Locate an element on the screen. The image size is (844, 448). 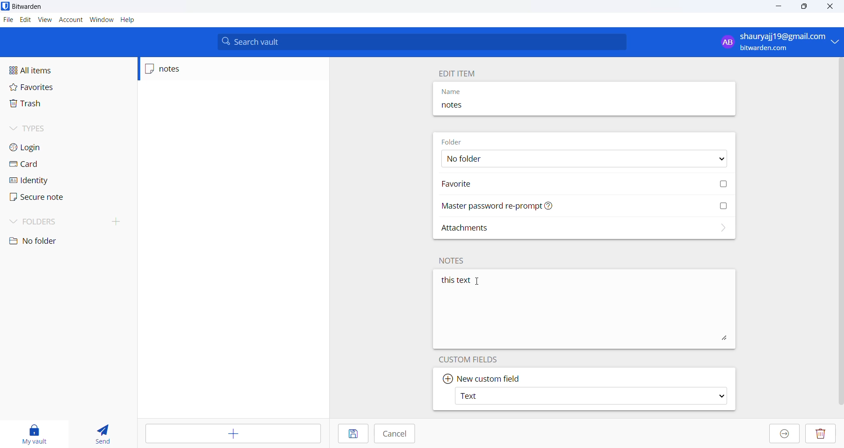
this text is located at coordinates (585, 311).